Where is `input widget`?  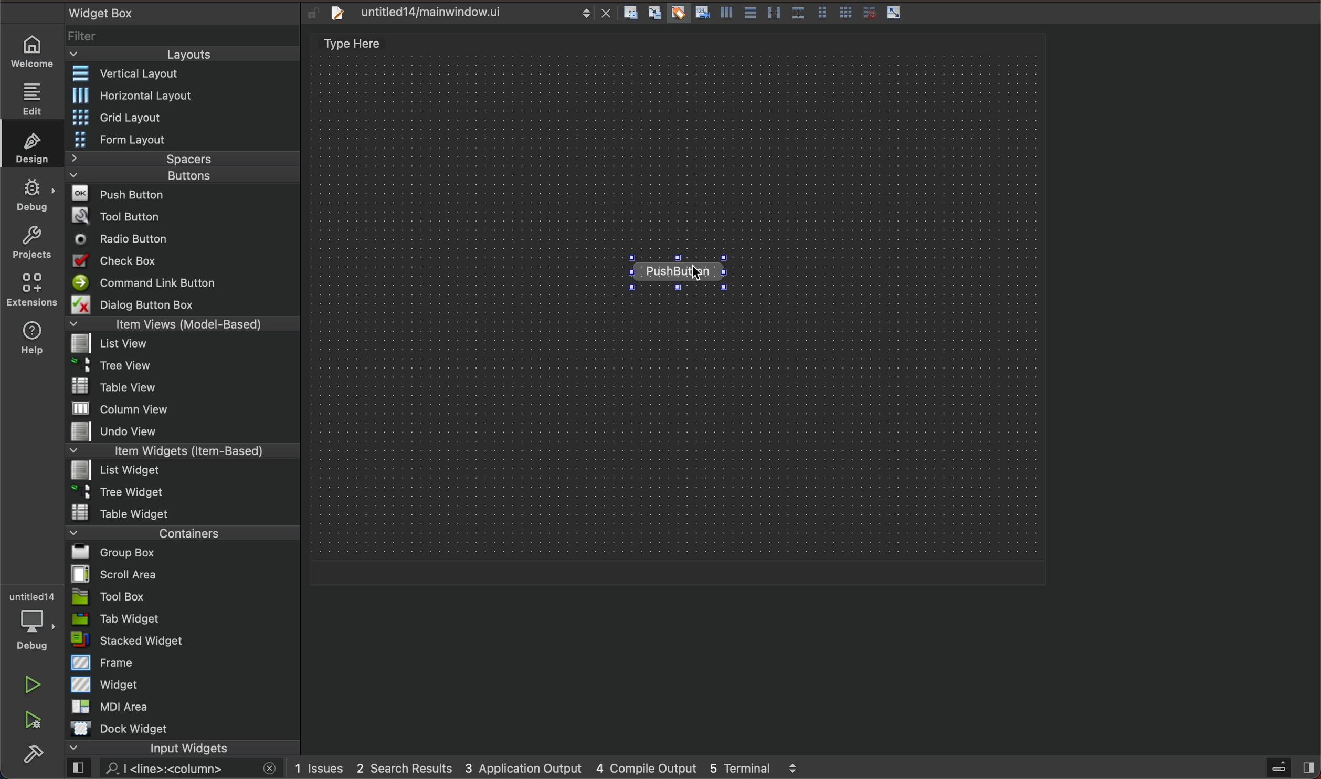 input widget is located at coordinates (174, 748).